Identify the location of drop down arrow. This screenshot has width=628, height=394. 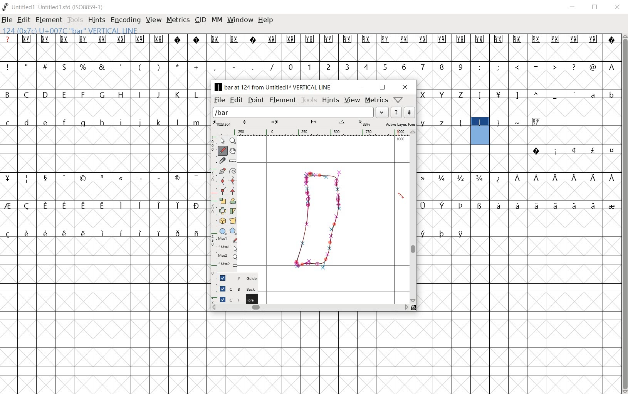
(381, 112).